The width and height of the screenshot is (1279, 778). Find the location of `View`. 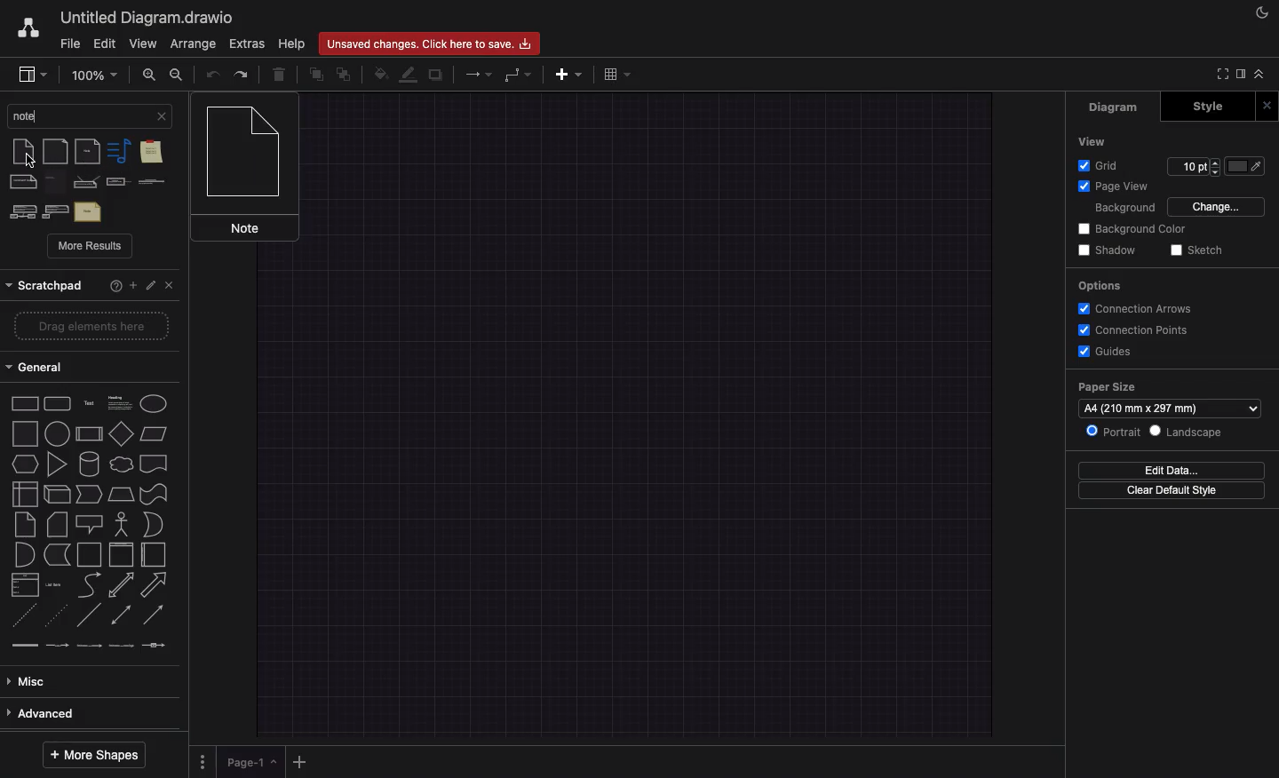

View is located at coordinates (142, 44).